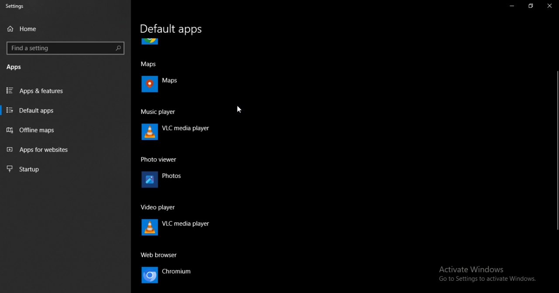 The width and height of the screenshot is (559, 293). What do you see at coordinates (64, 150) in the screenshot?
I see `apps for websites` at bounding box center [64, 150].